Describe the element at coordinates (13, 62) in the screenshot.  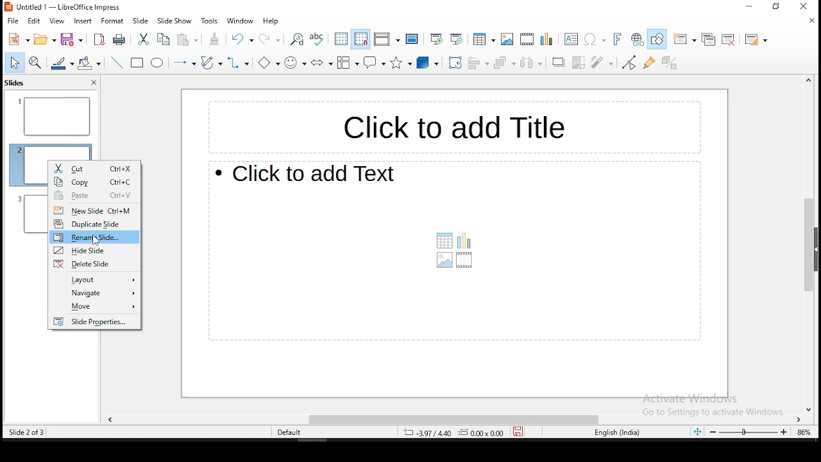
I see `select tool` at that location.